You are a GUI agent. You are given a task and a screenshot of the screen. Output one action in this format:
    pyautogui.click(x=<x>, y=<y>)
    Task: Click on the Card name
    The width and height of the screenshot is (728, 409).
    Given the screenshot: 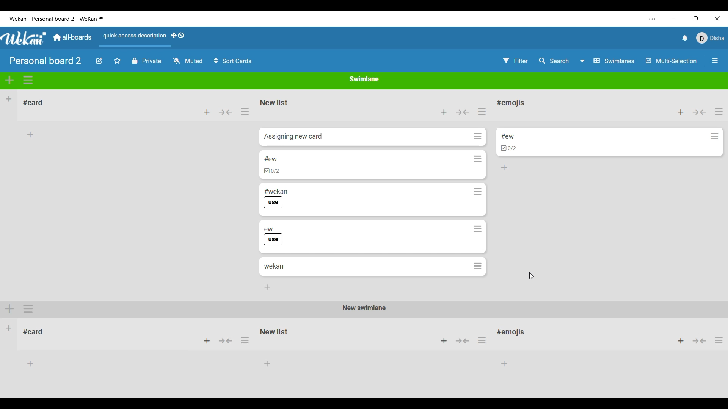 What is the action you would take?
    pyautogui.click(x=293, y=136)
    